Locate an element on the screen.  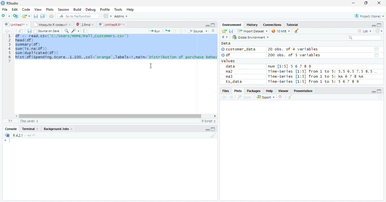
2.Rmd is located at coordinates (85, 25).